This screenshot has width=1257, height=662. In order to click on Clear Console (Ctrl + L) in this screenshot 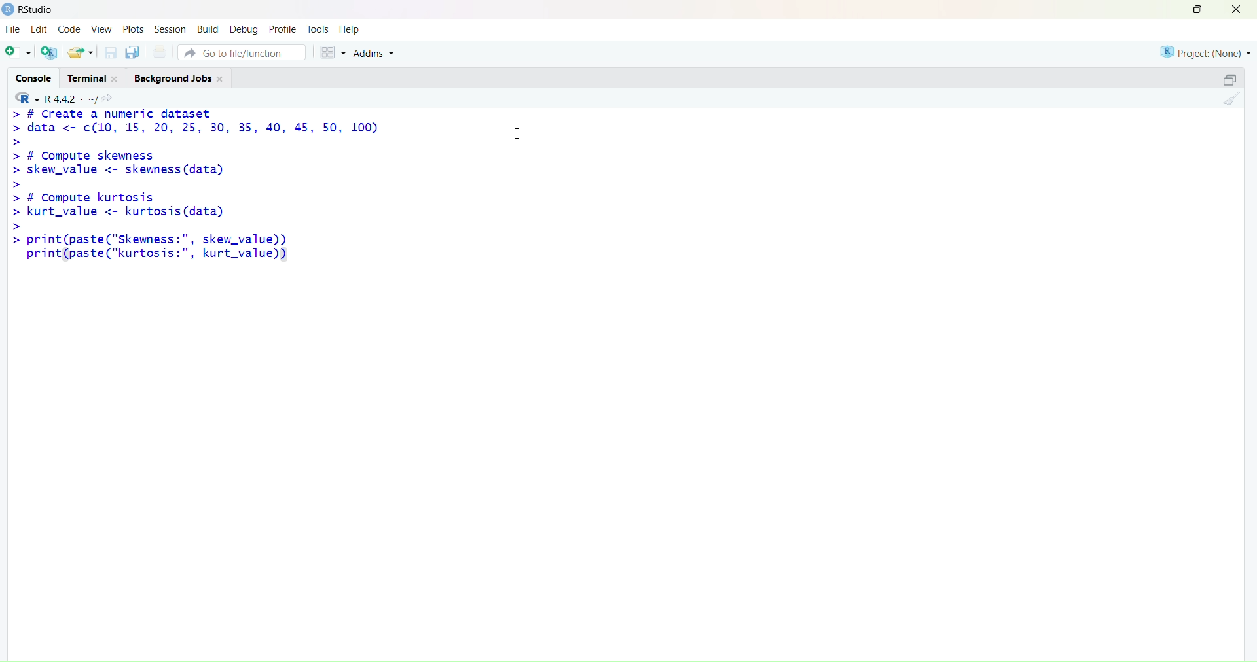, I will do `click(1229, 103)`.